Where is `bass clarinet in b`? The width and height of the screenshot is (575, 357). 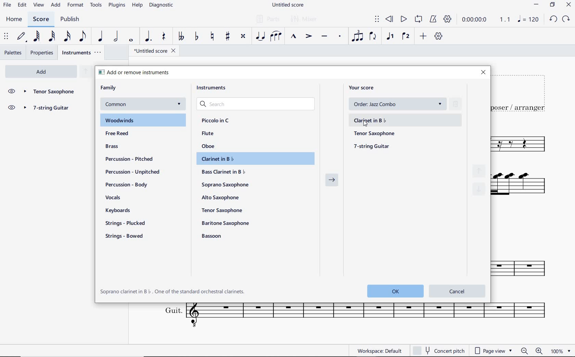 bass clarinet in b is located at coordinates (224, 172).